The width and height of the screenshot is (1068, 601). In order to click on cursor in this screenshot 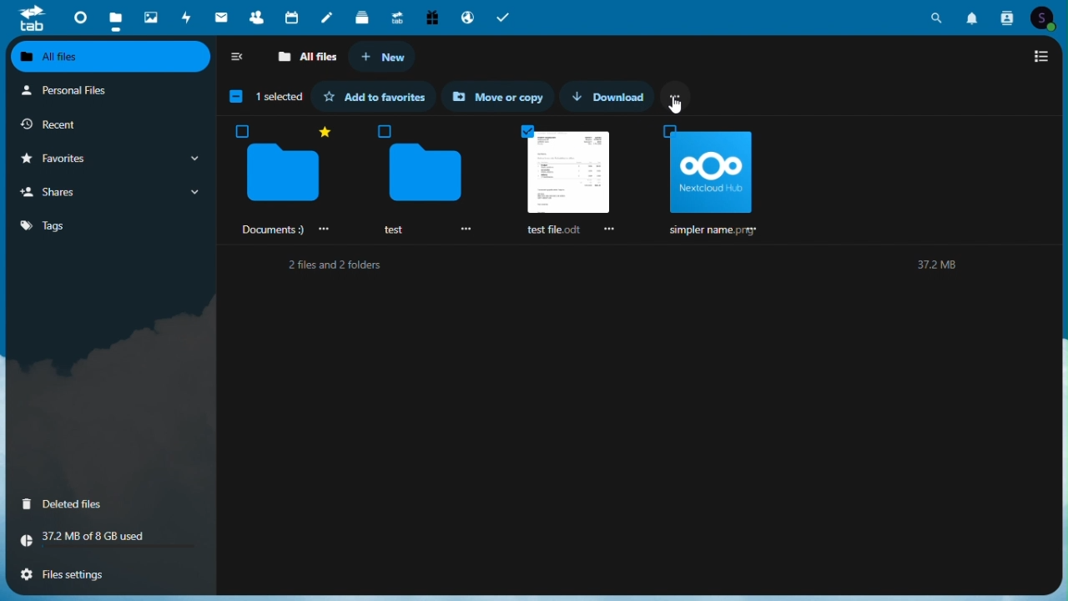, I will do `click(676, 107)`.